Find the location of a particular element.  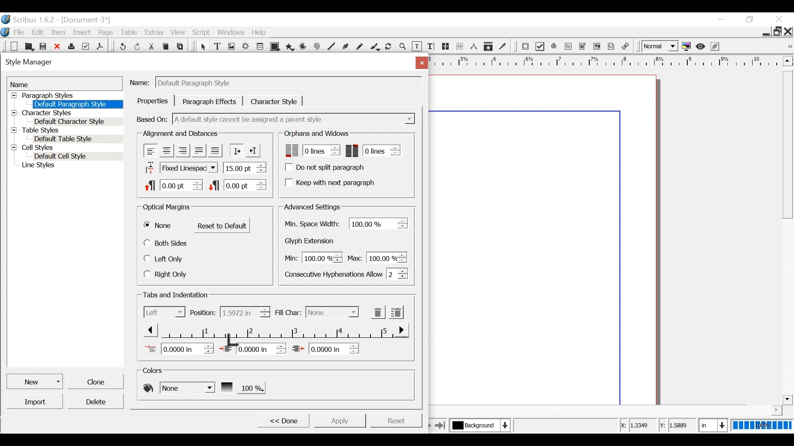

Position is located at coordinates (203, 313).